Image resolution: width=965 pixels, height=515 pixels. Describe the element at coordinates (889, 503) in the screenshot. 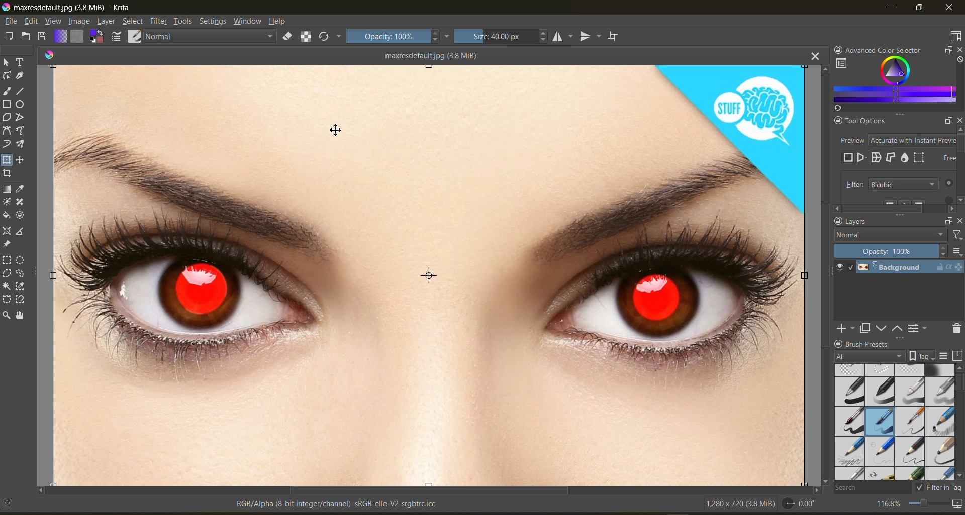

I see `zoom factor` at that location.